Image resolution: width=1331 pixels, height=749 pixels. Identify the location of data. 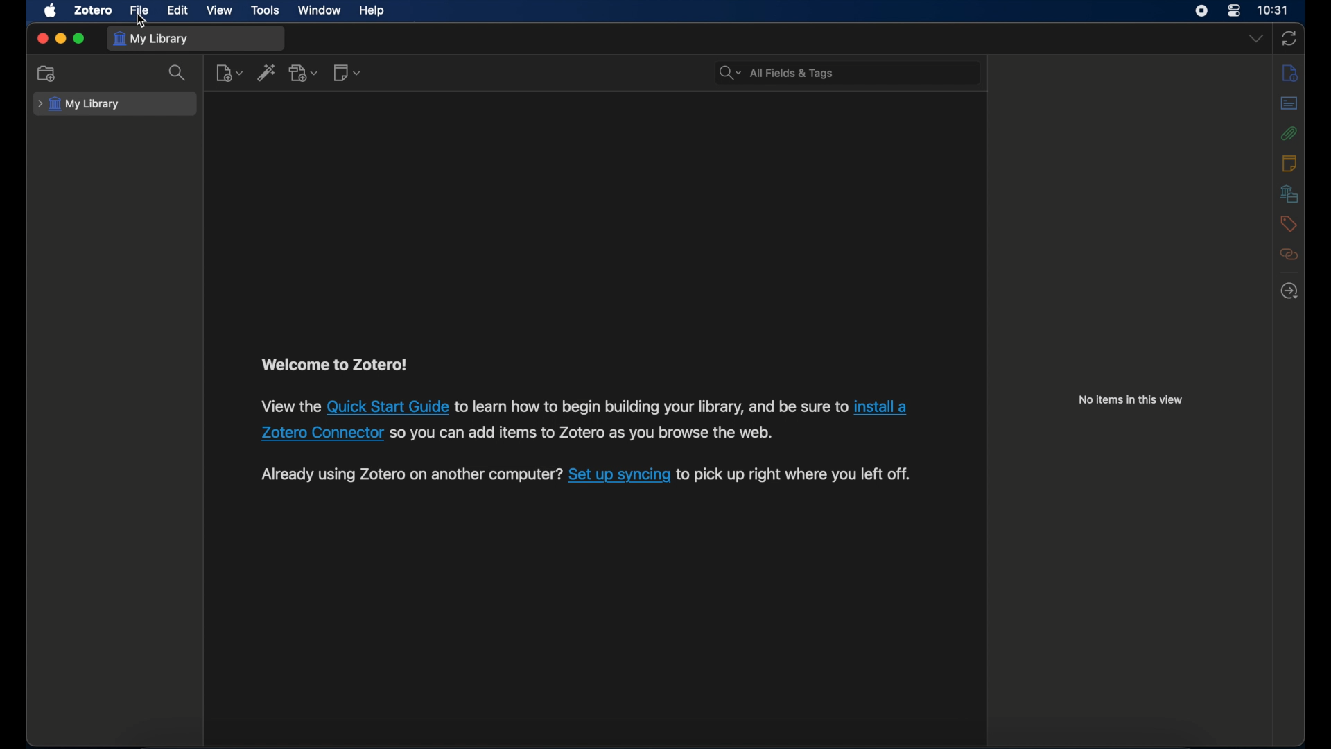
(588, 434).